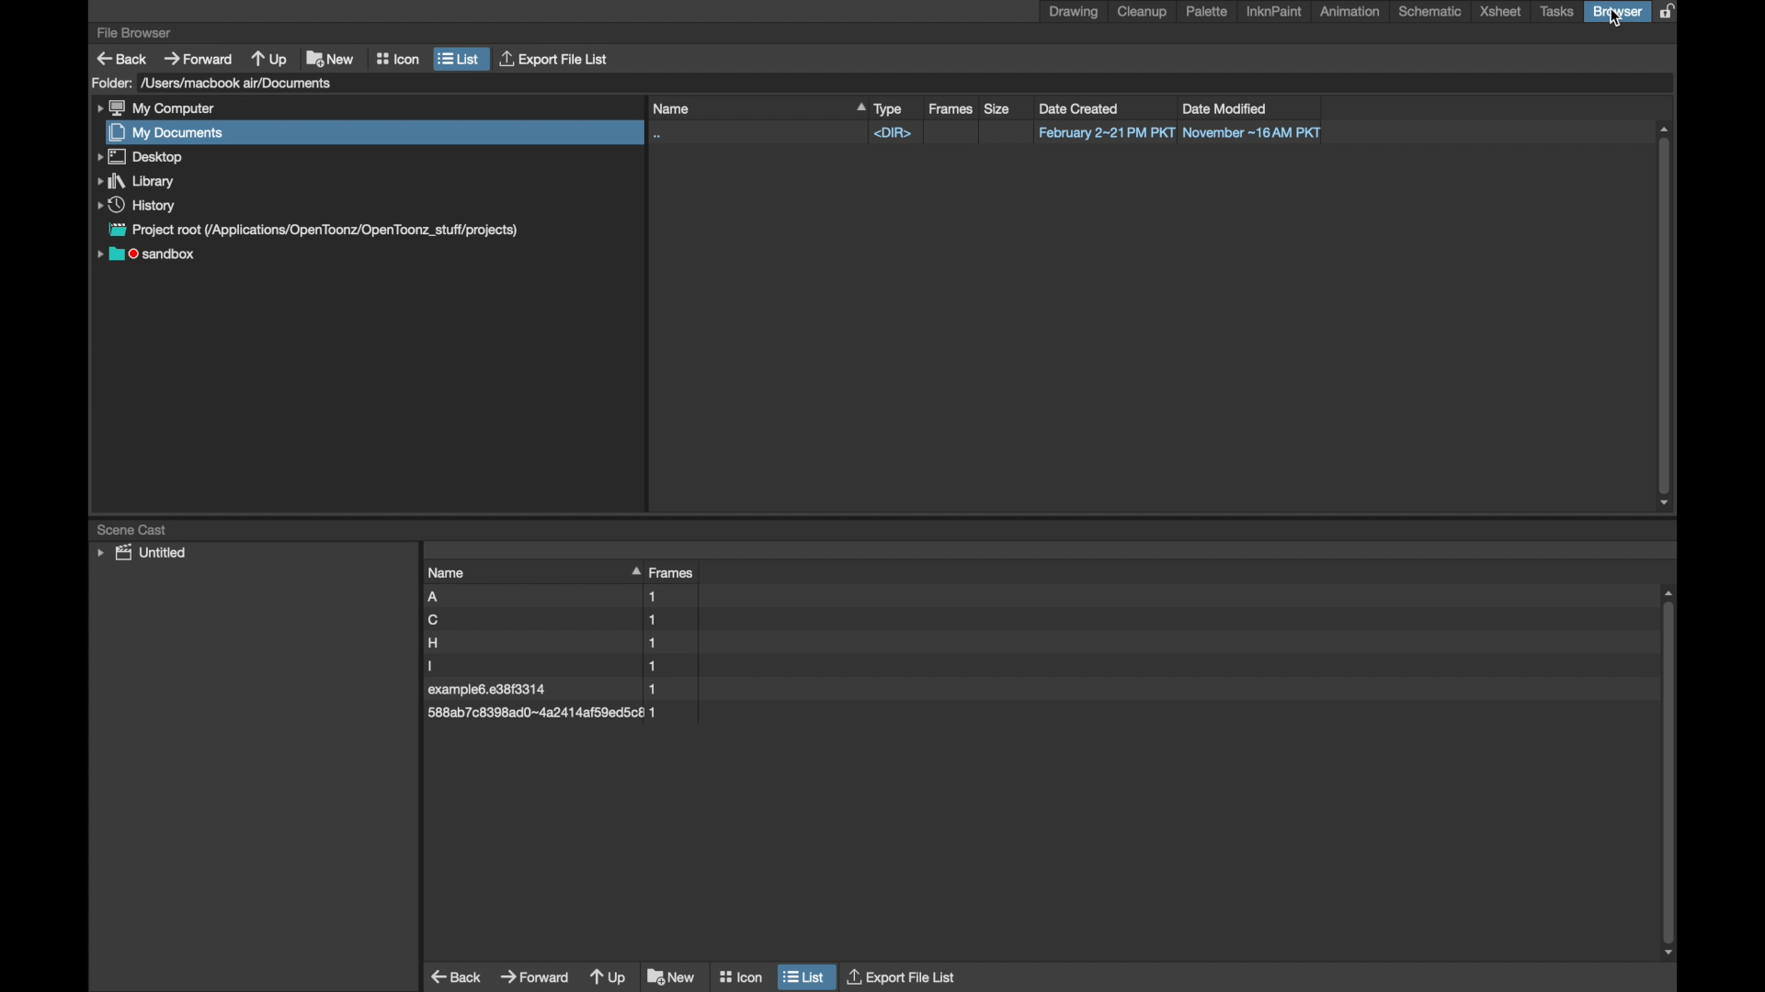 The height and width of the screenshot is (992, 1765). I want to click on library, so click(132, 180).